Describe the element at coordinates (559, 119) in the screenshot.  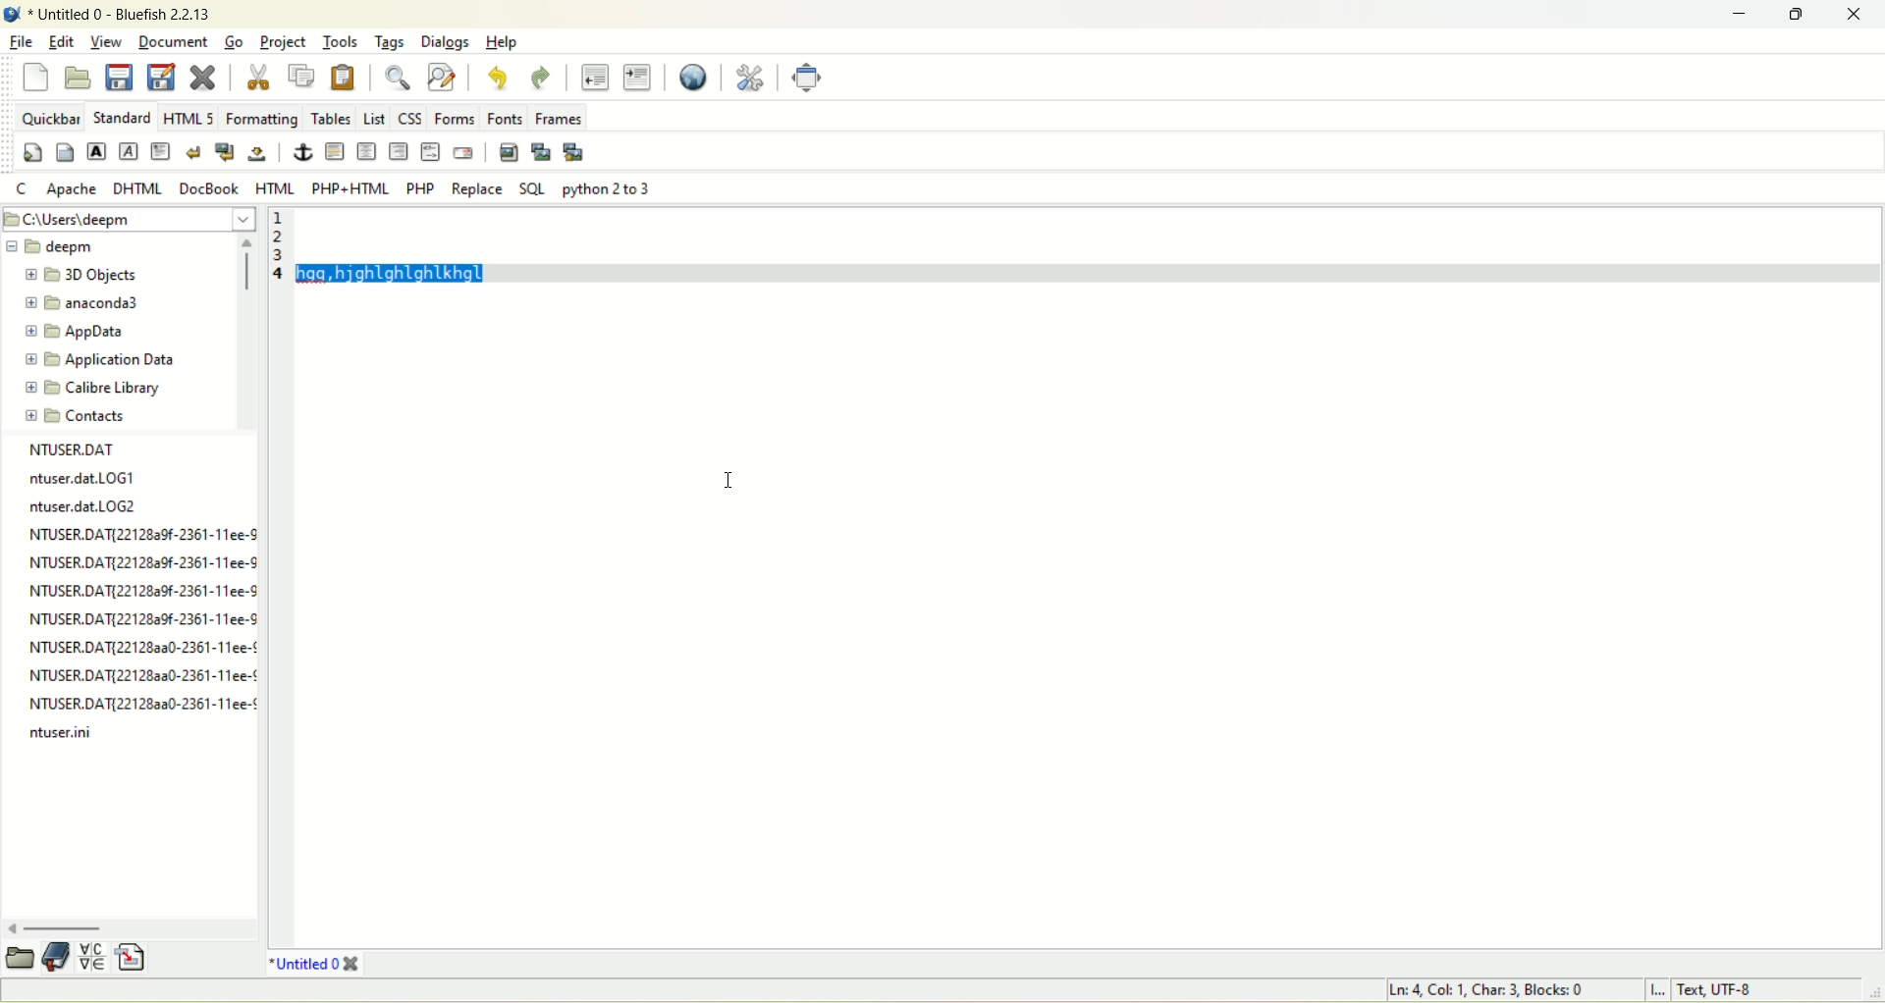
I see `frames` at that location.